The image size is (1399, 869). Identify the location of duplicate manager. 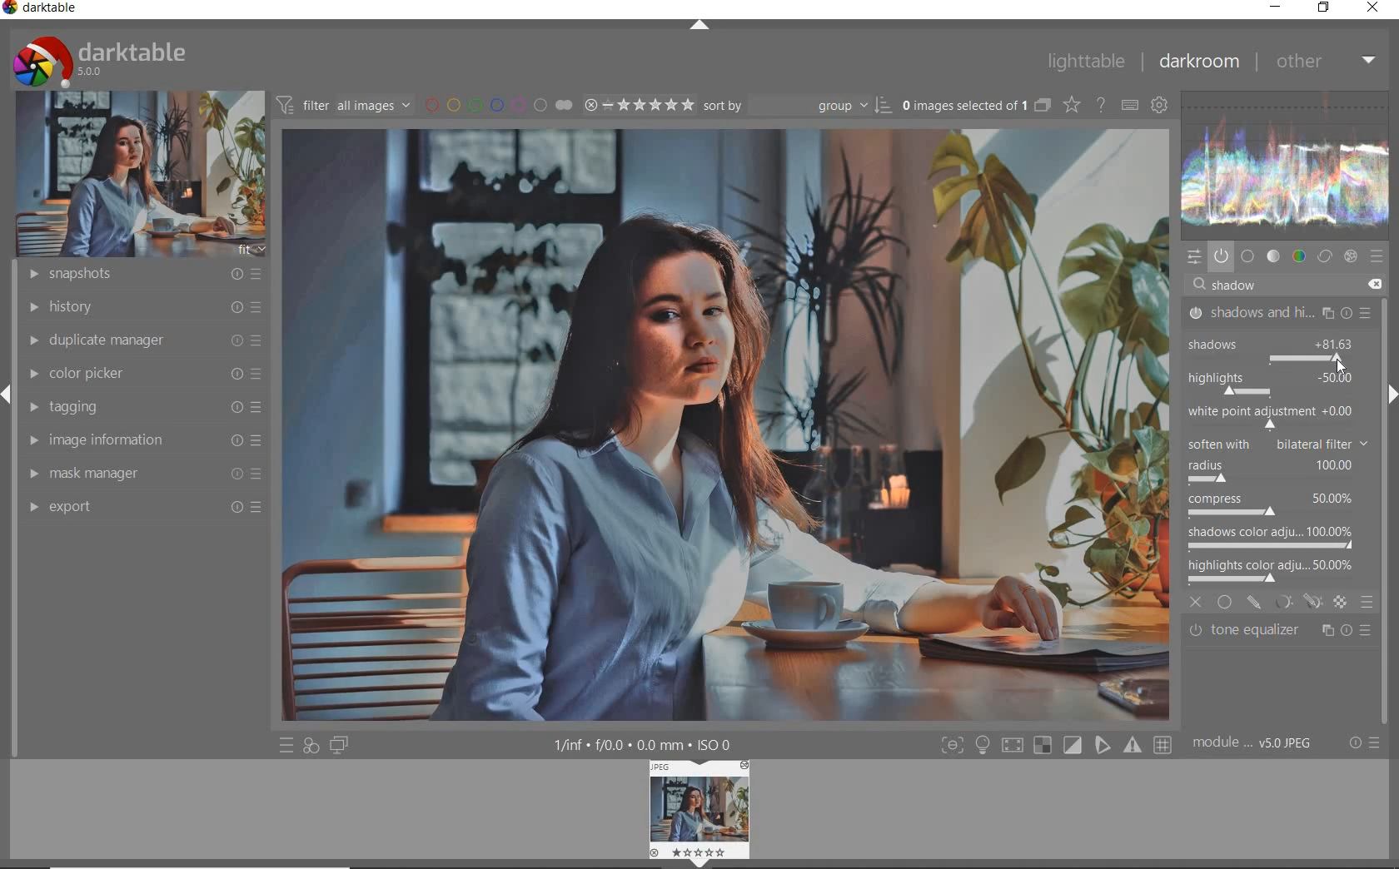
(141, 340).